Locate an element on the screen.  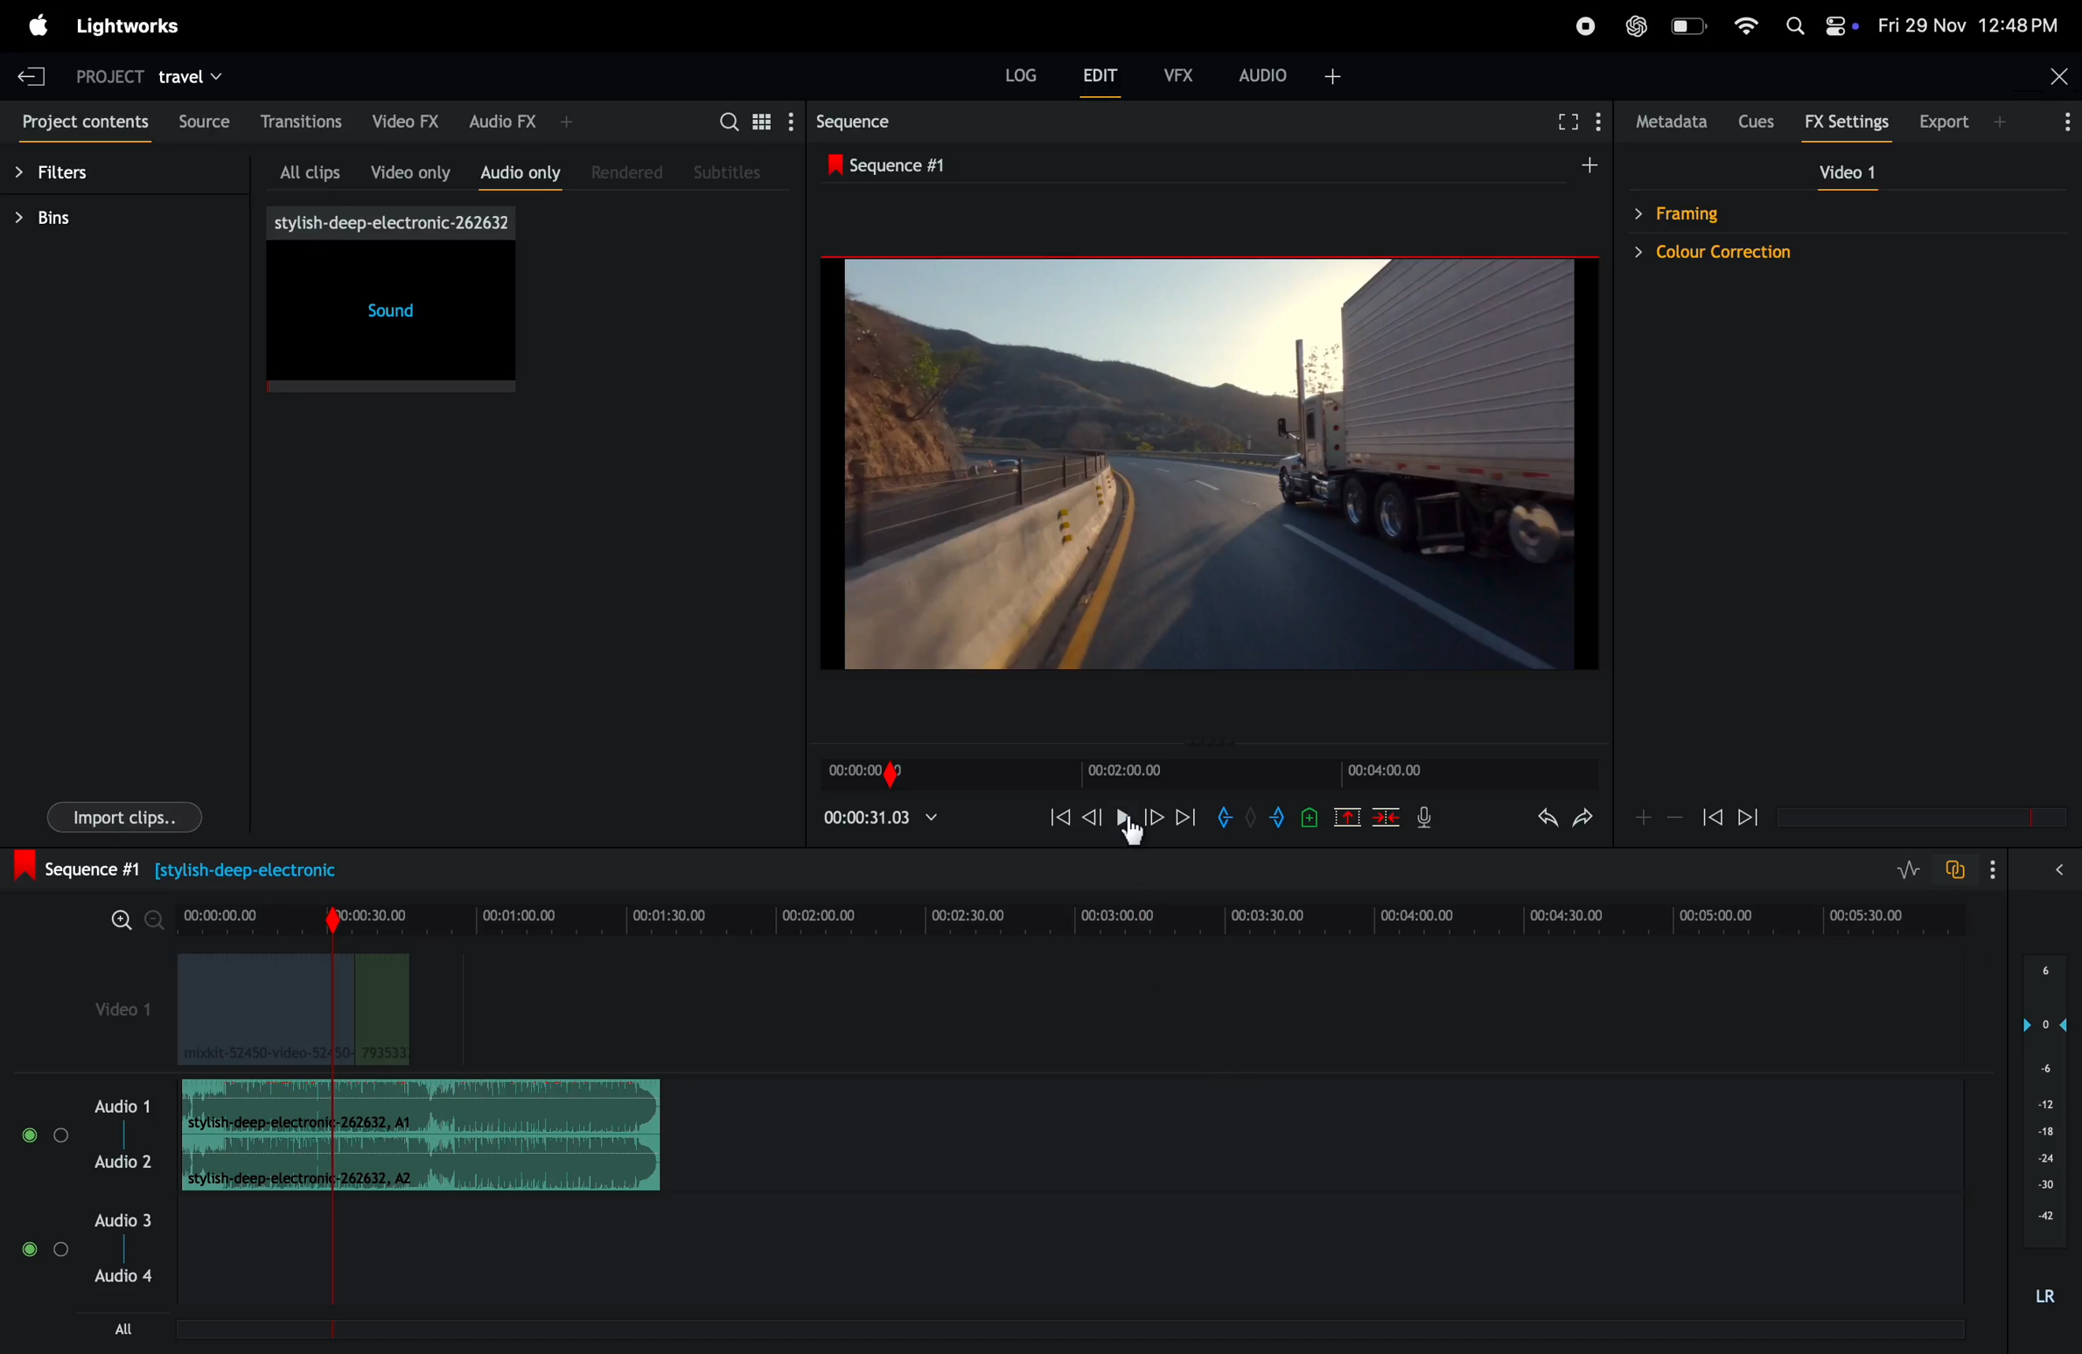
light works is located at coordinates (132, 26).